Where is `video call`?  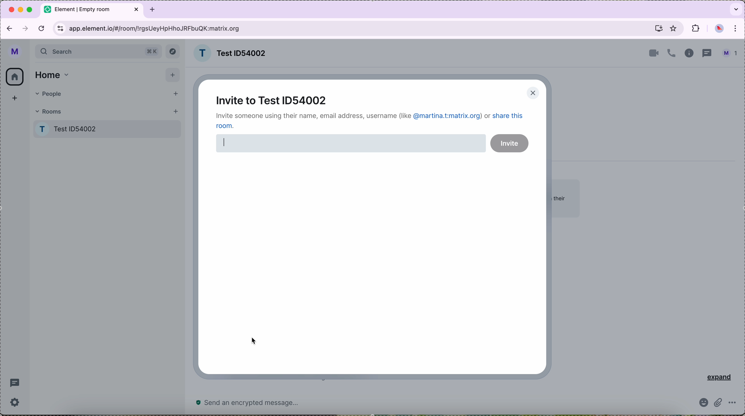 video call is located at coordinates (652, 53).